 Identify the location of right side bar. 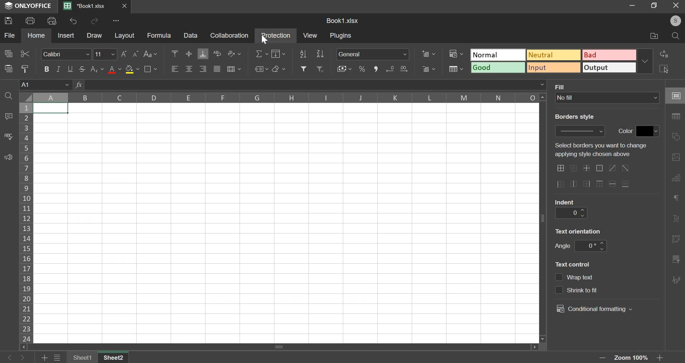
(678, 96).